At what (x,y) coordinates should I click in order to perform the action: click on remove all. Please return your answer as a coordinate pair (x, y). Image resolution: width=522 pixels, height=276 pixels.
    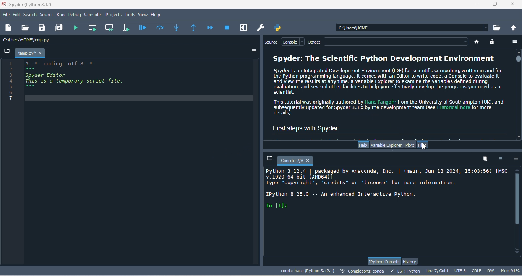
    Looking at the image, I should click on (487, 159).